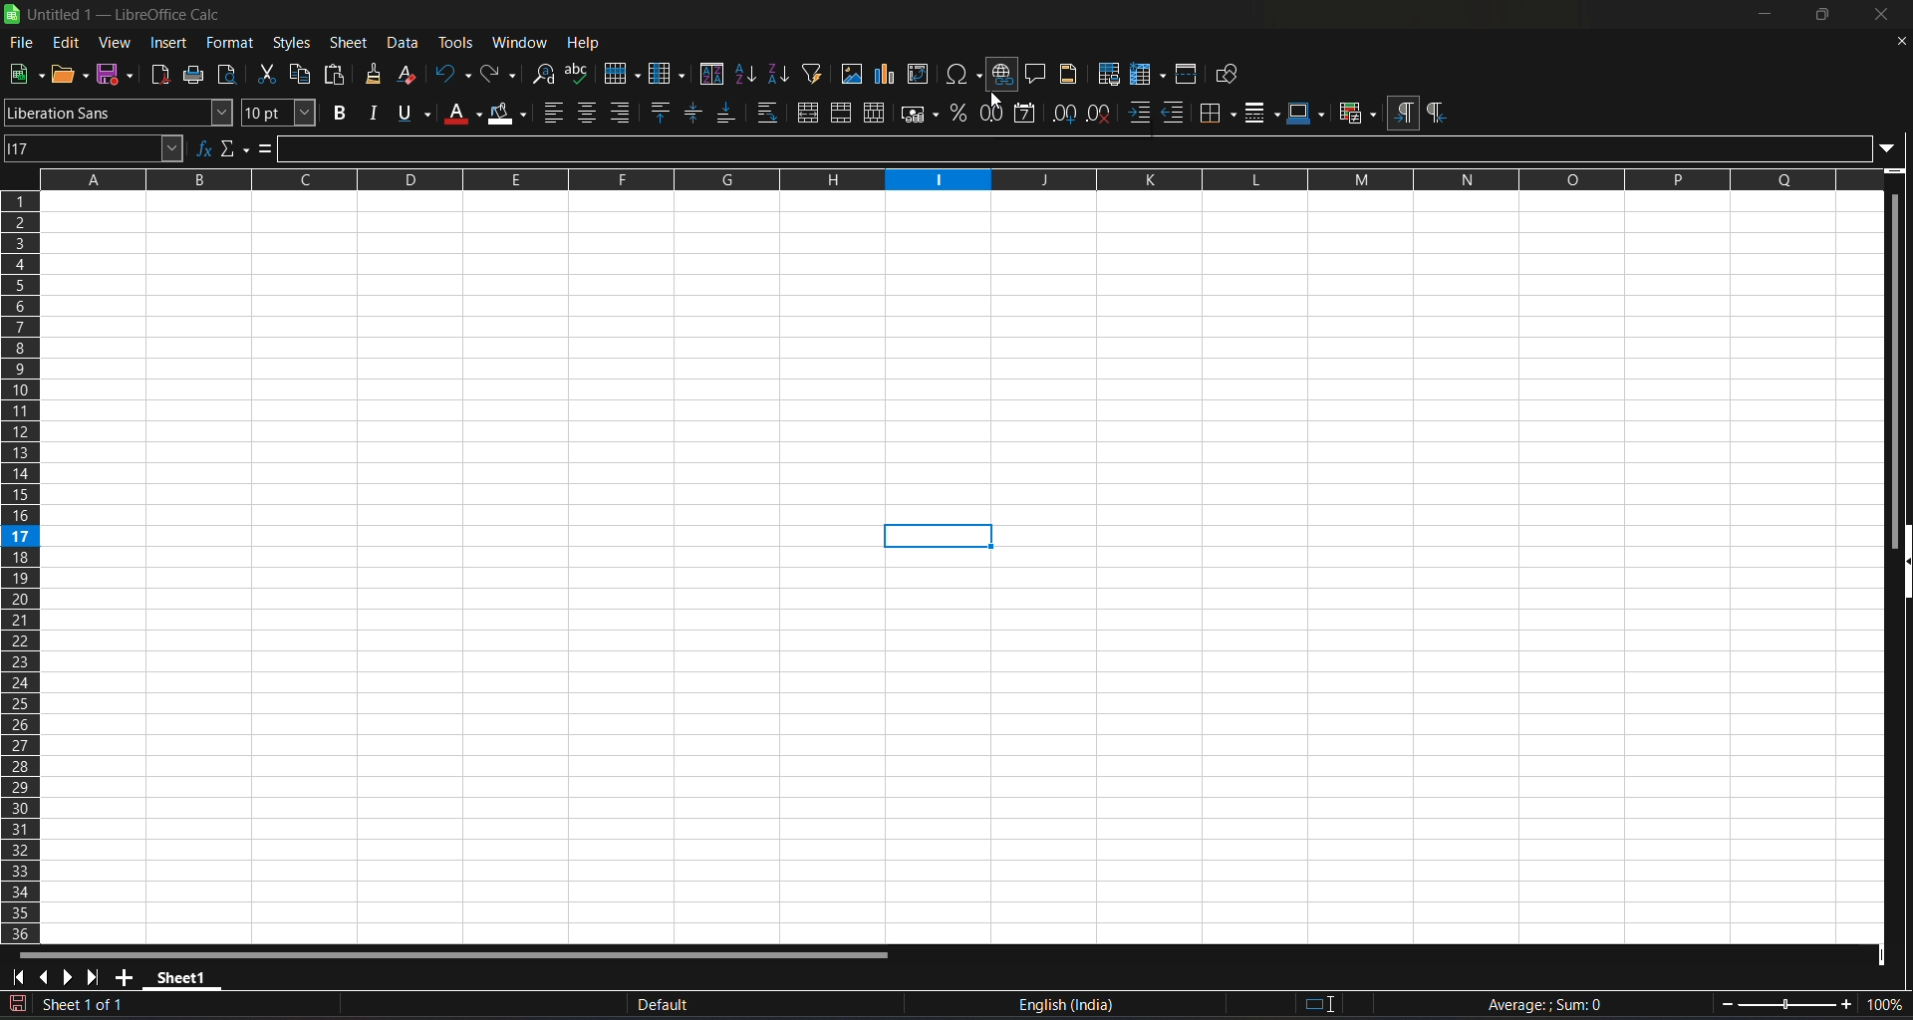  Describe the element at coordinates (123, 977) in the screenshot. I see `add new sheet` at that location.